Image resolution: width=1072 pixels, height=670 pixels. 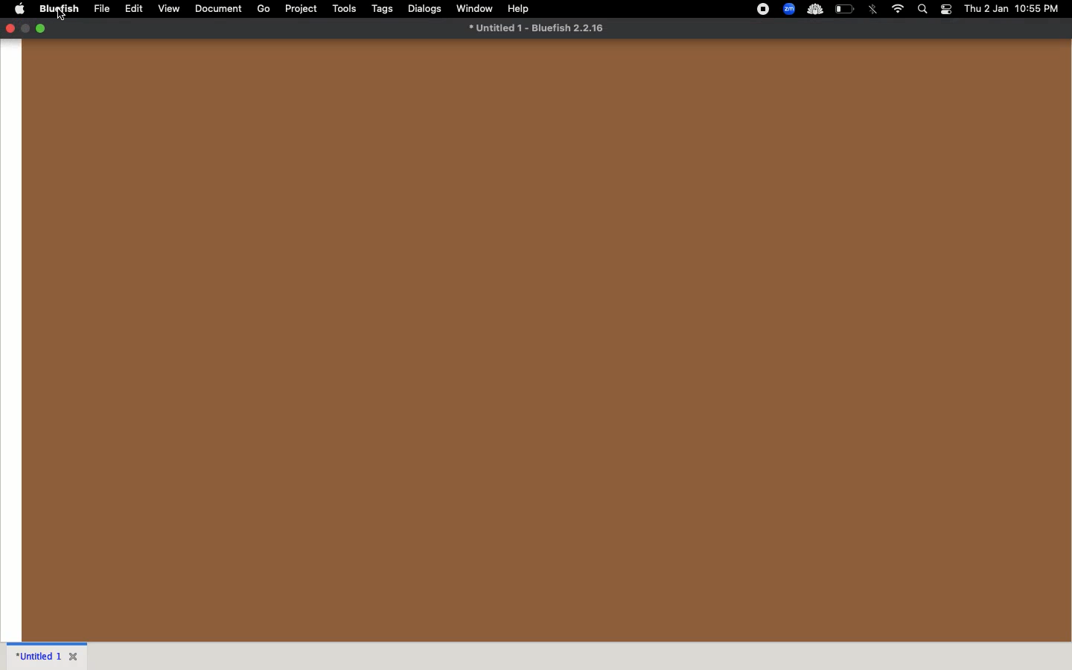 I want to click on Minimize, so click(x=26, y=28).